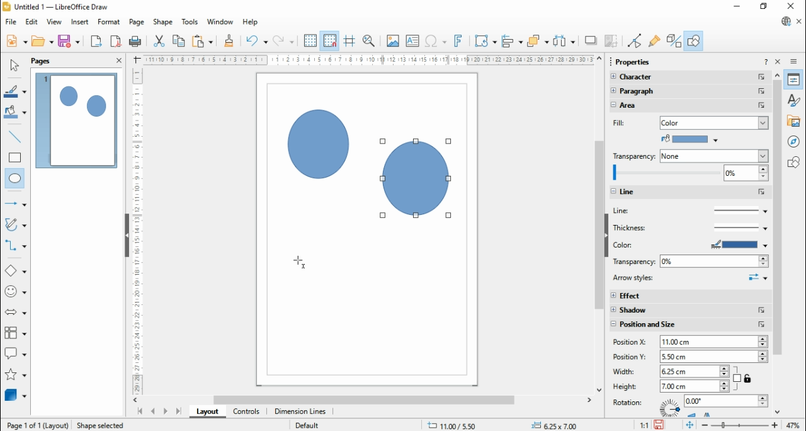 This screenshot has width=806, height=431. Describe the element at coordinates (191, 23) in the screenshot. I see `tools` at that location.